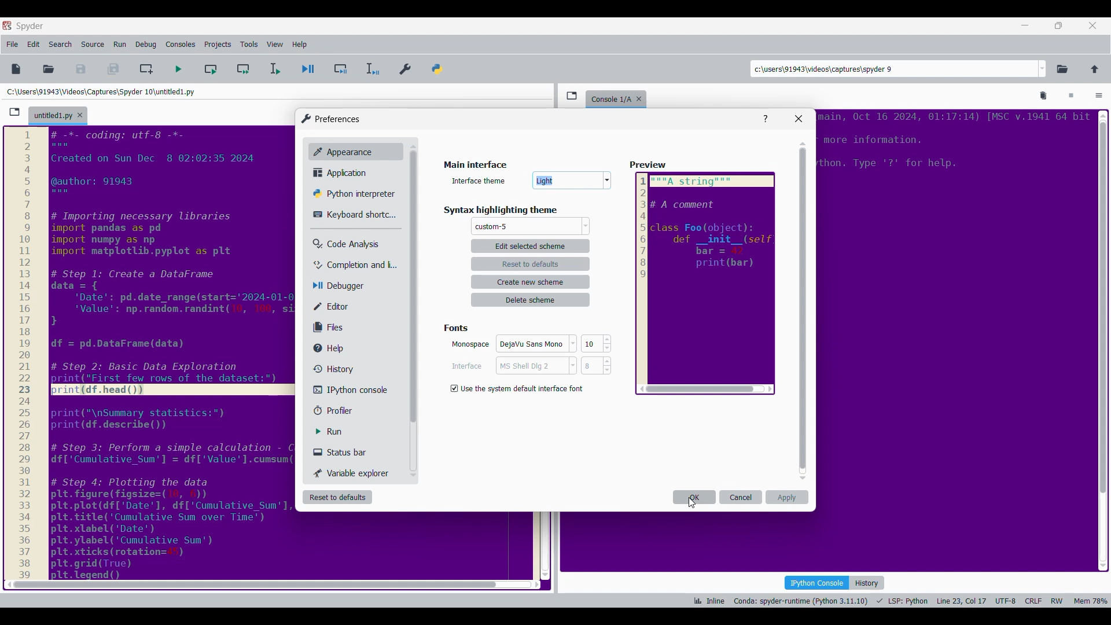 The width and height of the screenshot is (1111, 625). What do you see at coordinates (181, 45) in the screenshot?
I see `Consoles menu` at bounding box center [181, 45].